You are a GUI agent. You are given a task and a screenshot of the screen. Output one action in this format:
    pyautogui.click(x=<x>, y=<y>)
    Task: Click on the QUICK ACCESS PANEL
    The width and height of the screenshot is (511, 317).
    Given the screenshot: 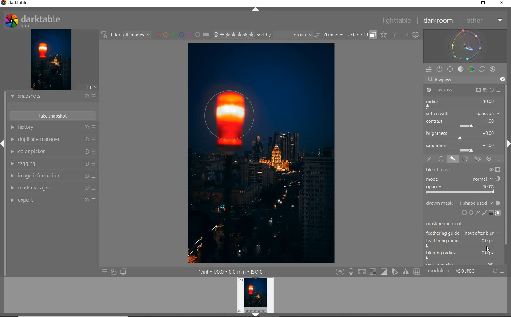 What is the action you would take?
    pyautogui.click(x=429, y=68)
    